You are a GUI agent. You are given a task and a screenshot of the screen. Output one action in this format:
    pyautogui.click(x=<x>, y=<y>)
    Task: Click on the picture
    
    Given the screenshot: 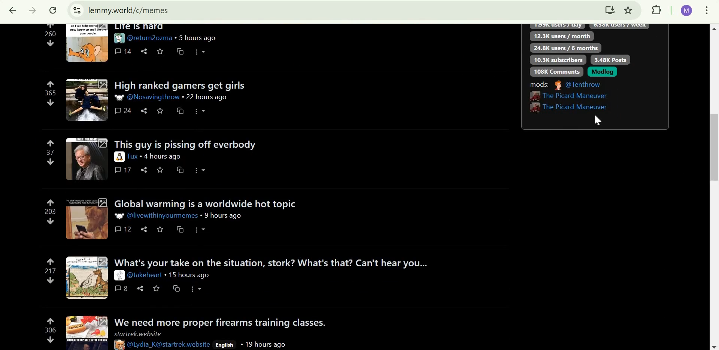 What is the action you would take?
    pyautogui.click(x=119, y=38)
    